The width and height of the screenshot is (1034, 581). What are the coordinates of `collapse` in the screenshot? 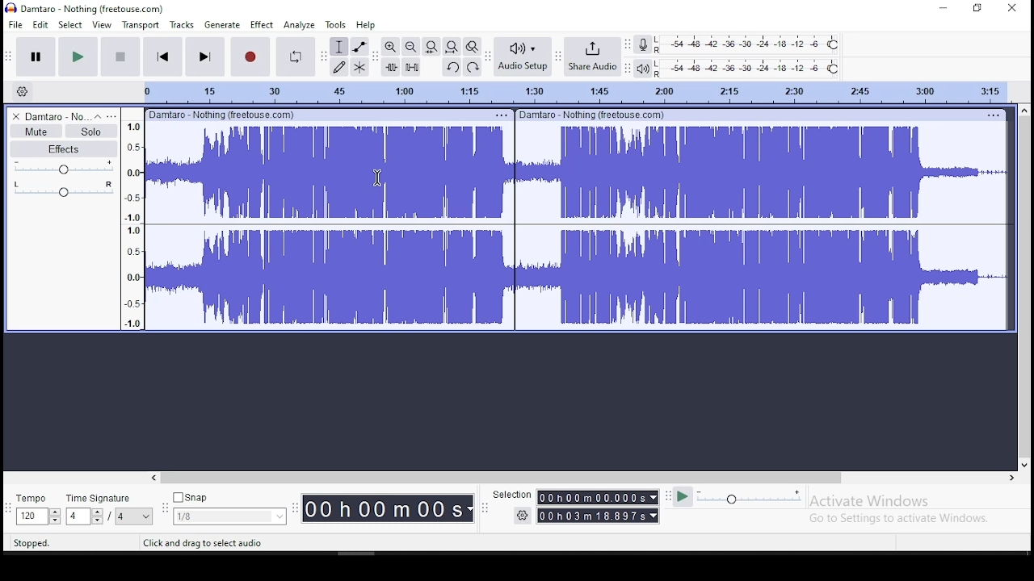 It's located at (98, 116).